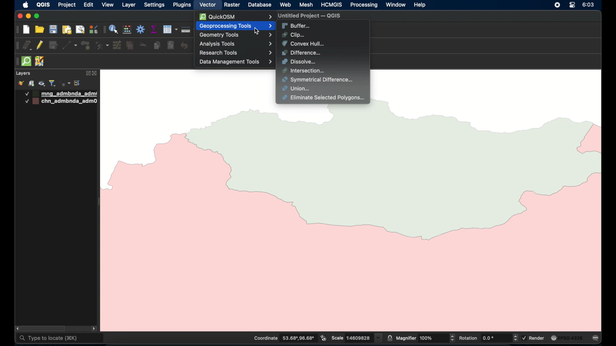  Describe the element at coordinates (208, 5) in the screenshot. I see `vector` at that location.